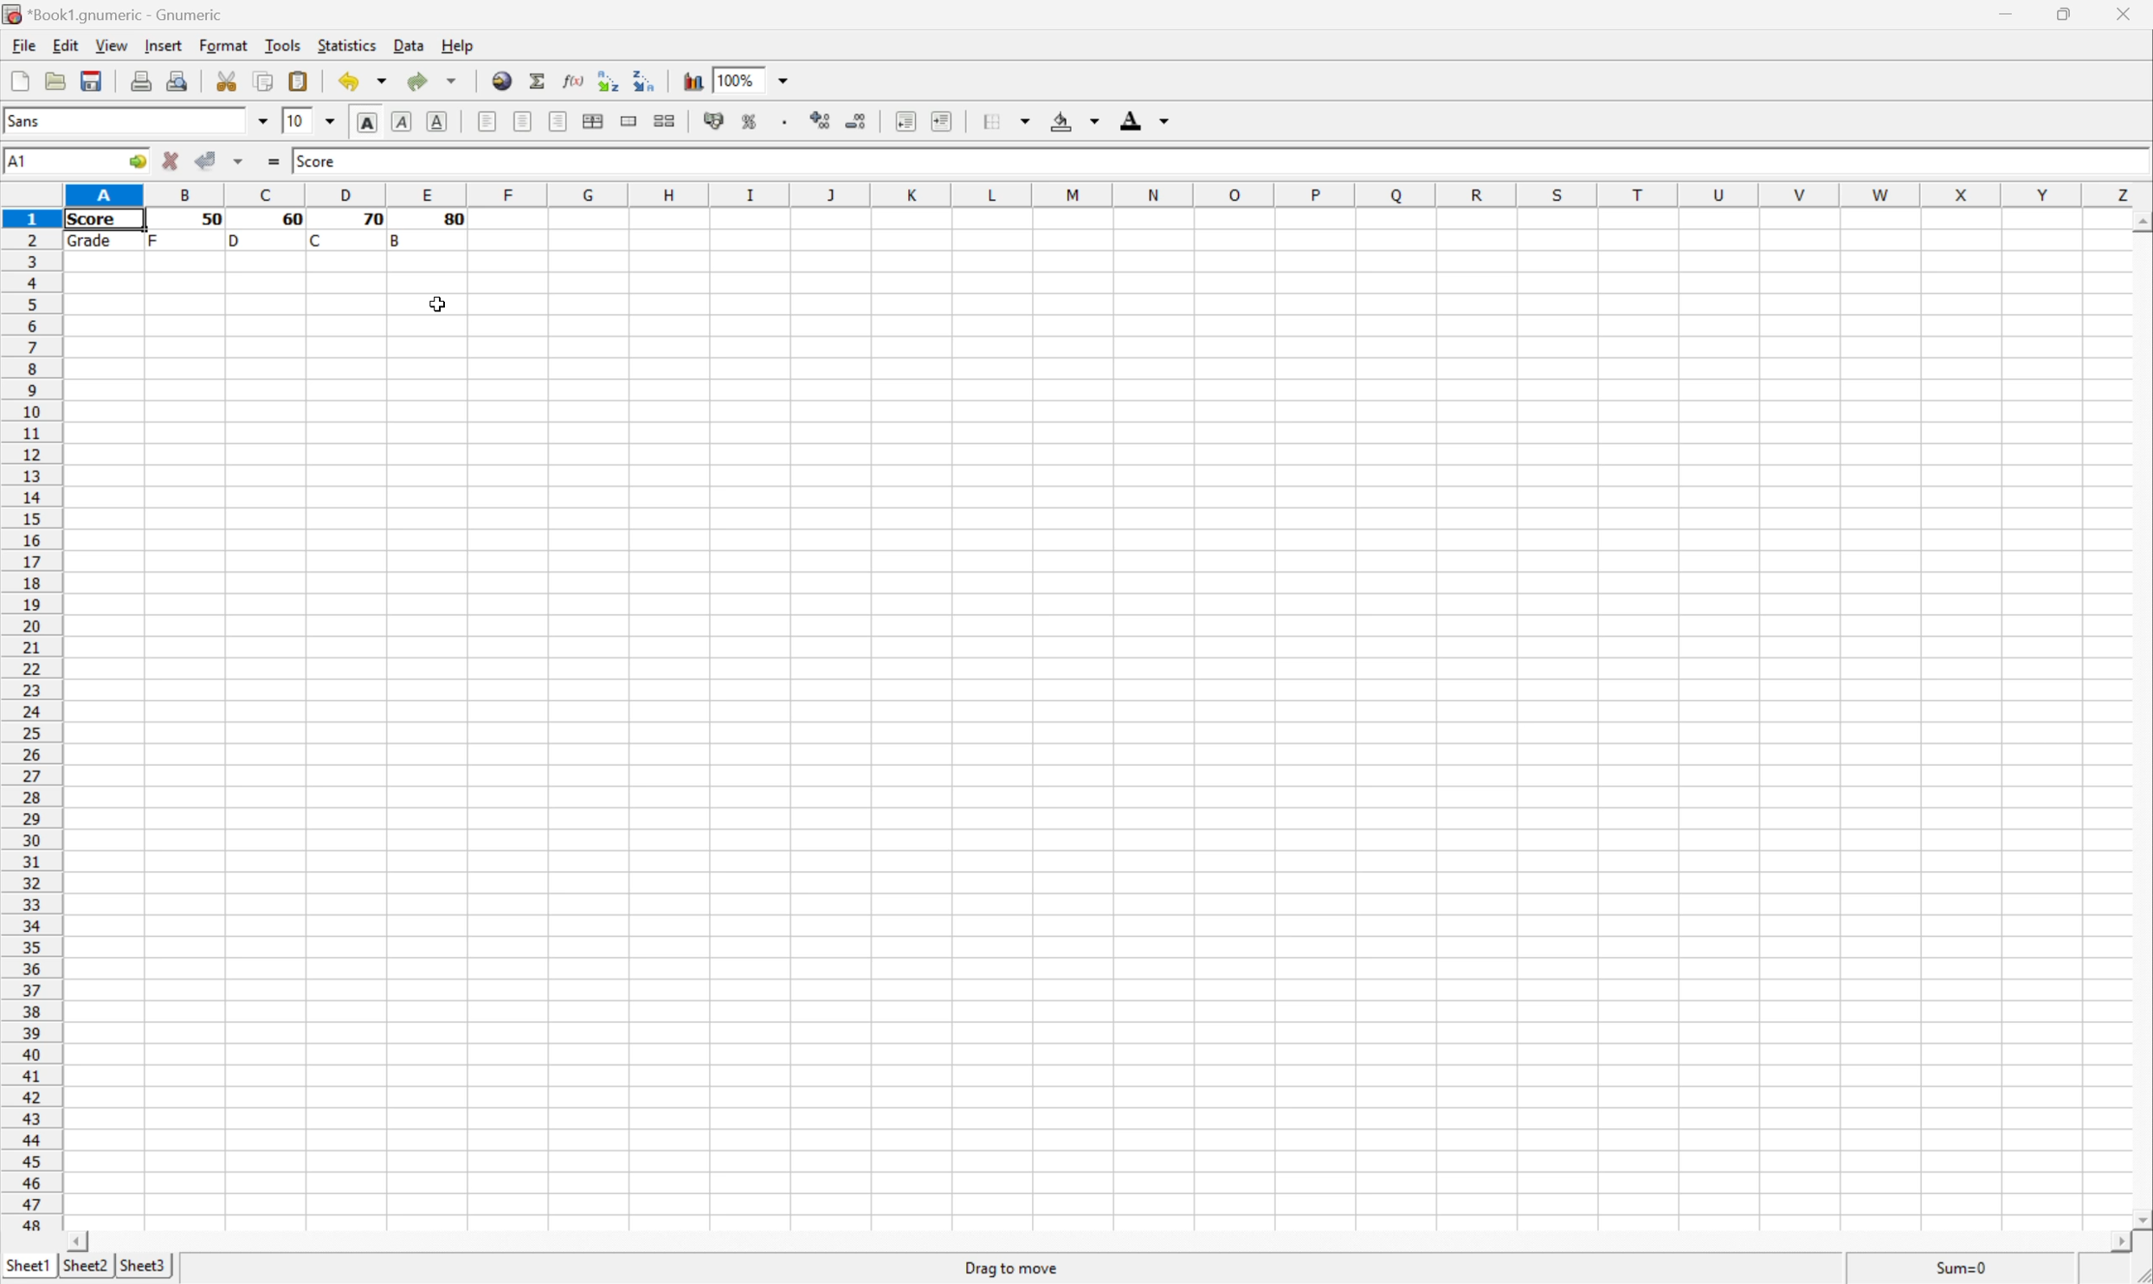  I want to click on Paste the clipboard, so click(305, 81).